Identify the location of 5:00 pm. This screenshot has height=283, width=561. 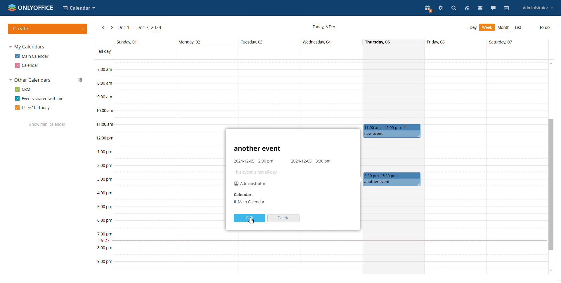
(104, 206).